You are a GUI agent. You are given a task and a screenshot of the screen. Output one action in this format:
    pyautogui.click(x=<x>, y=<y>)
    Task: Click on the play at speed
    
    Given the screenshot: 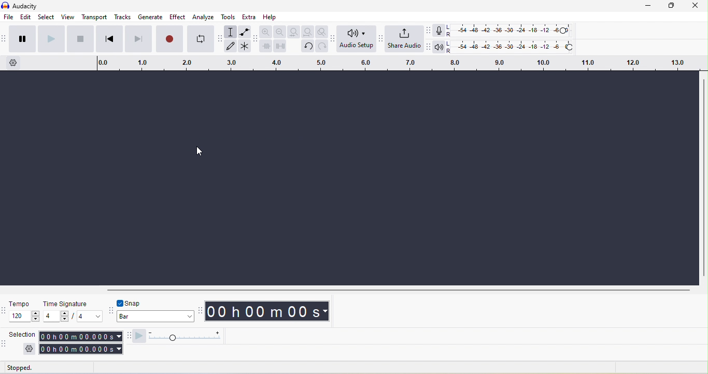 What is the action you would take?
    pyautogui.click(x=139, y=337)
    